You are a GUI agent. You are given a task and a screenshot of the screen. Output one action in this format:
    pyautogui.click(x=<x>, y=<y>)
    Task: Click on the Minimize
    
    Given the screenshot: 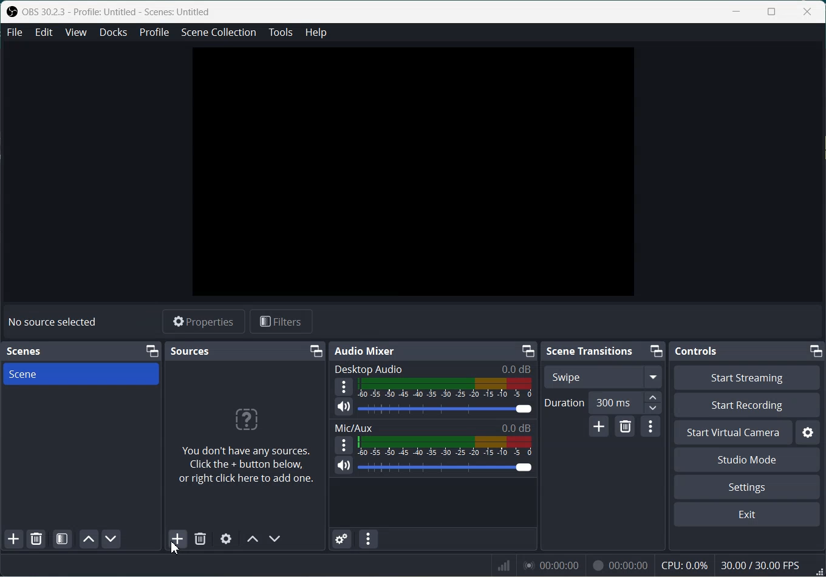 What is the action you would take?
    pyautogui.click(x=656, y=351)
    